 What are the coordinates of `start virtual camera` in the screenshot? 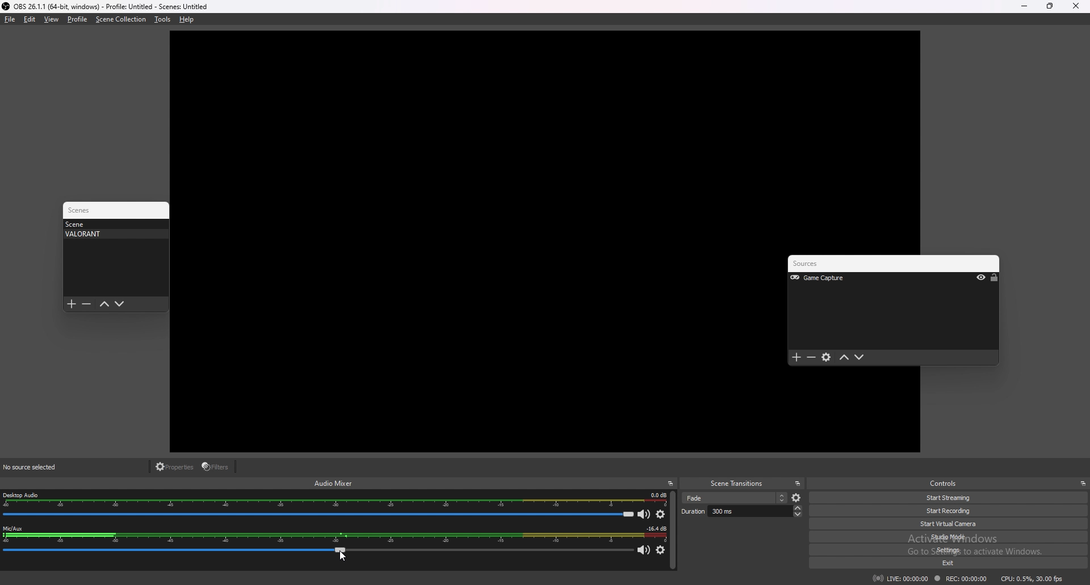 It's located at (954, 524).